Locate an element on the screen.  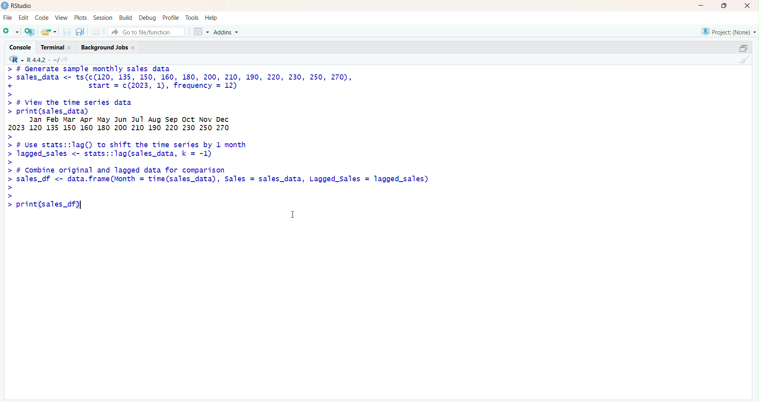
# Generate sample monthly sales data sales_data <- ts(c(120, 135, 150, 160, 180, 200, 210, 190, 220, 230, 250, 270),start = c(2023, 1), frequency = 12) is located at coordinates (194, 81).